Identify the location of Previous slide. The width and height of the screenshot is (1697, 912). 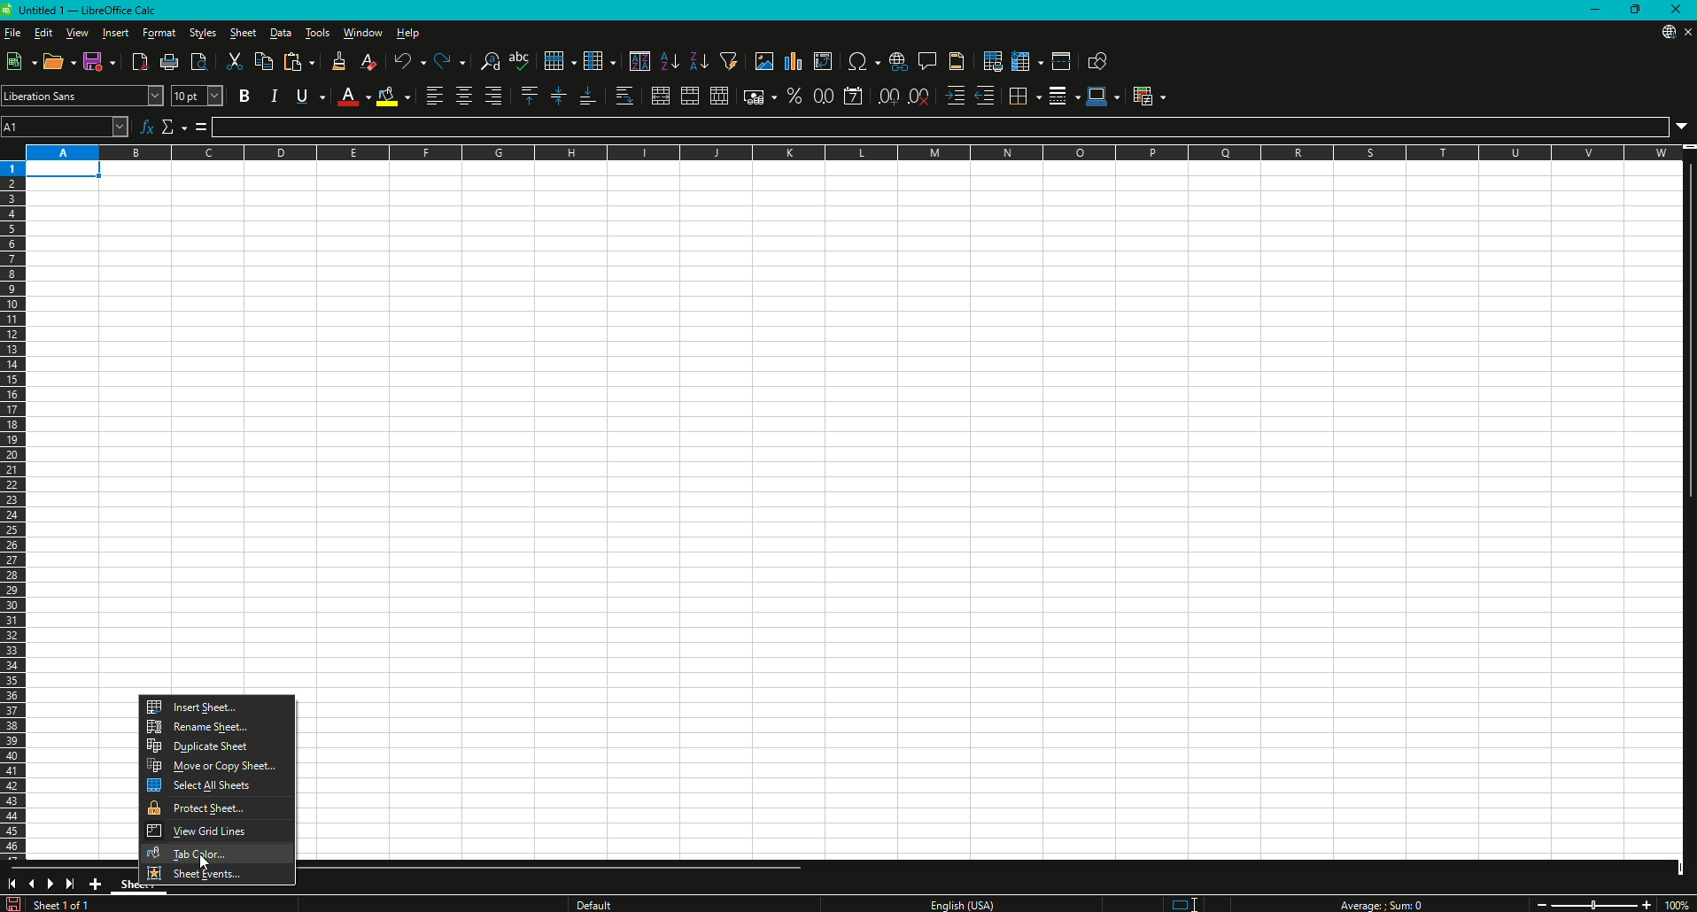
(28, 883).